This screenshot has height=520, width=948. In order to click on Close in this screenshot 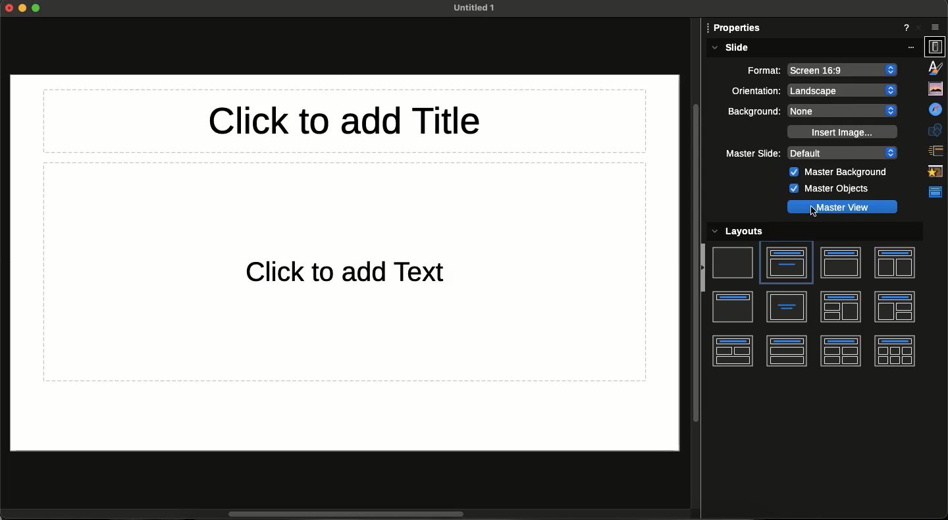, I will do `click(920, 28)`.